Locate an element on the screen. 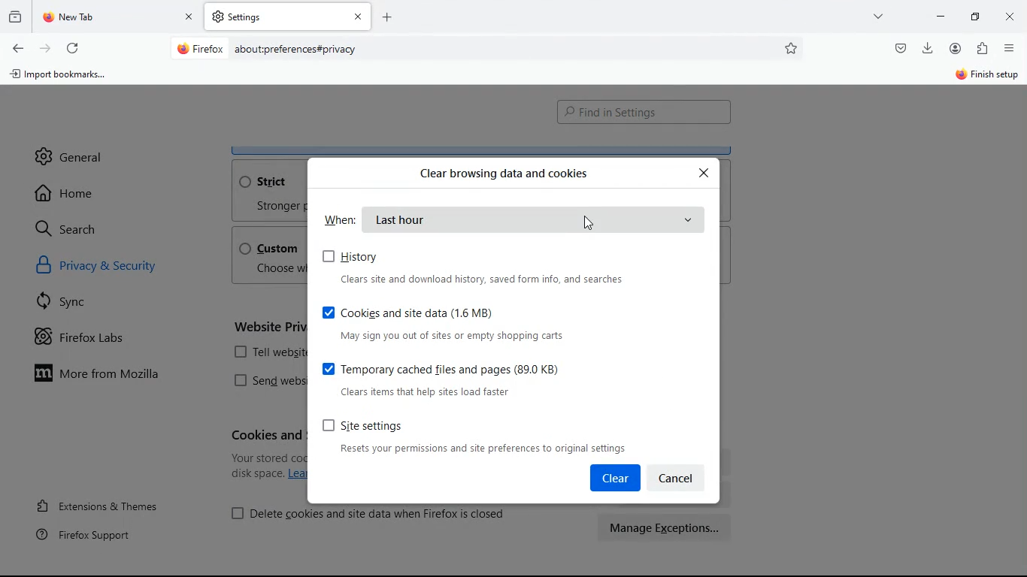 The width and height of the screenshot is (1027, 577). sign in is located at coordinates (986, 76).